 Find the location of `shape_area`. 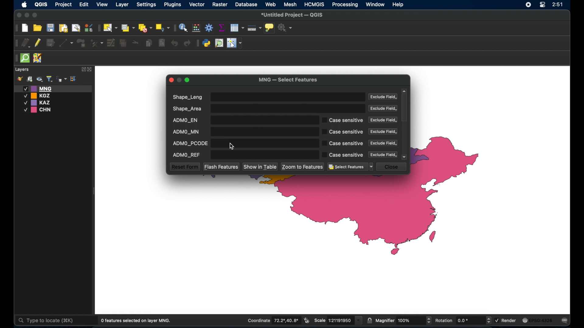

shape_area is located at coordinates (268, 108).